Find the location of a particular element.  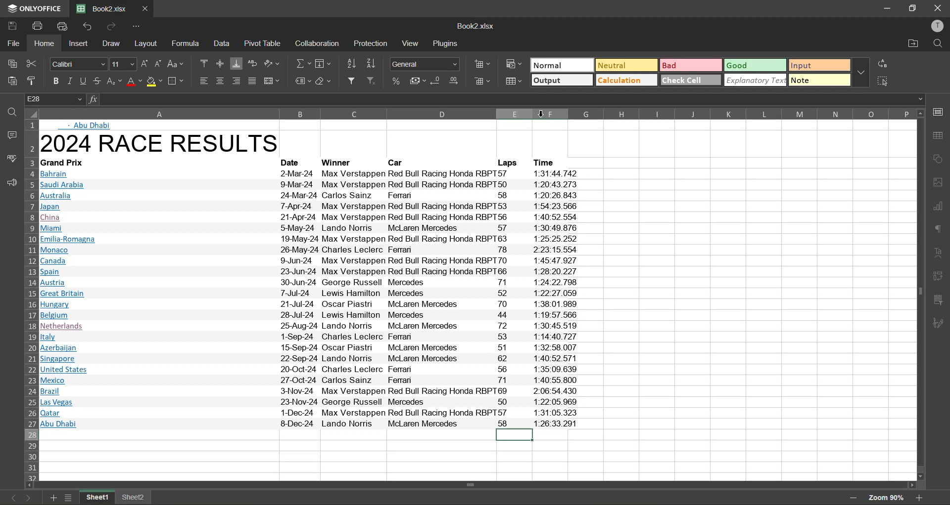

pivot table is located at coordinates (941, 277).